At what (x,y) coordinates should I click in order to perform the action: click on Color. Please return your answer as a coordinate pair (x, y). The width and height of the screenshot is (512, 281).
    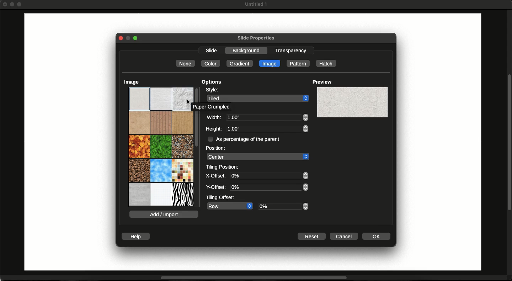
    Looking at the image, I should click on (210, 64).